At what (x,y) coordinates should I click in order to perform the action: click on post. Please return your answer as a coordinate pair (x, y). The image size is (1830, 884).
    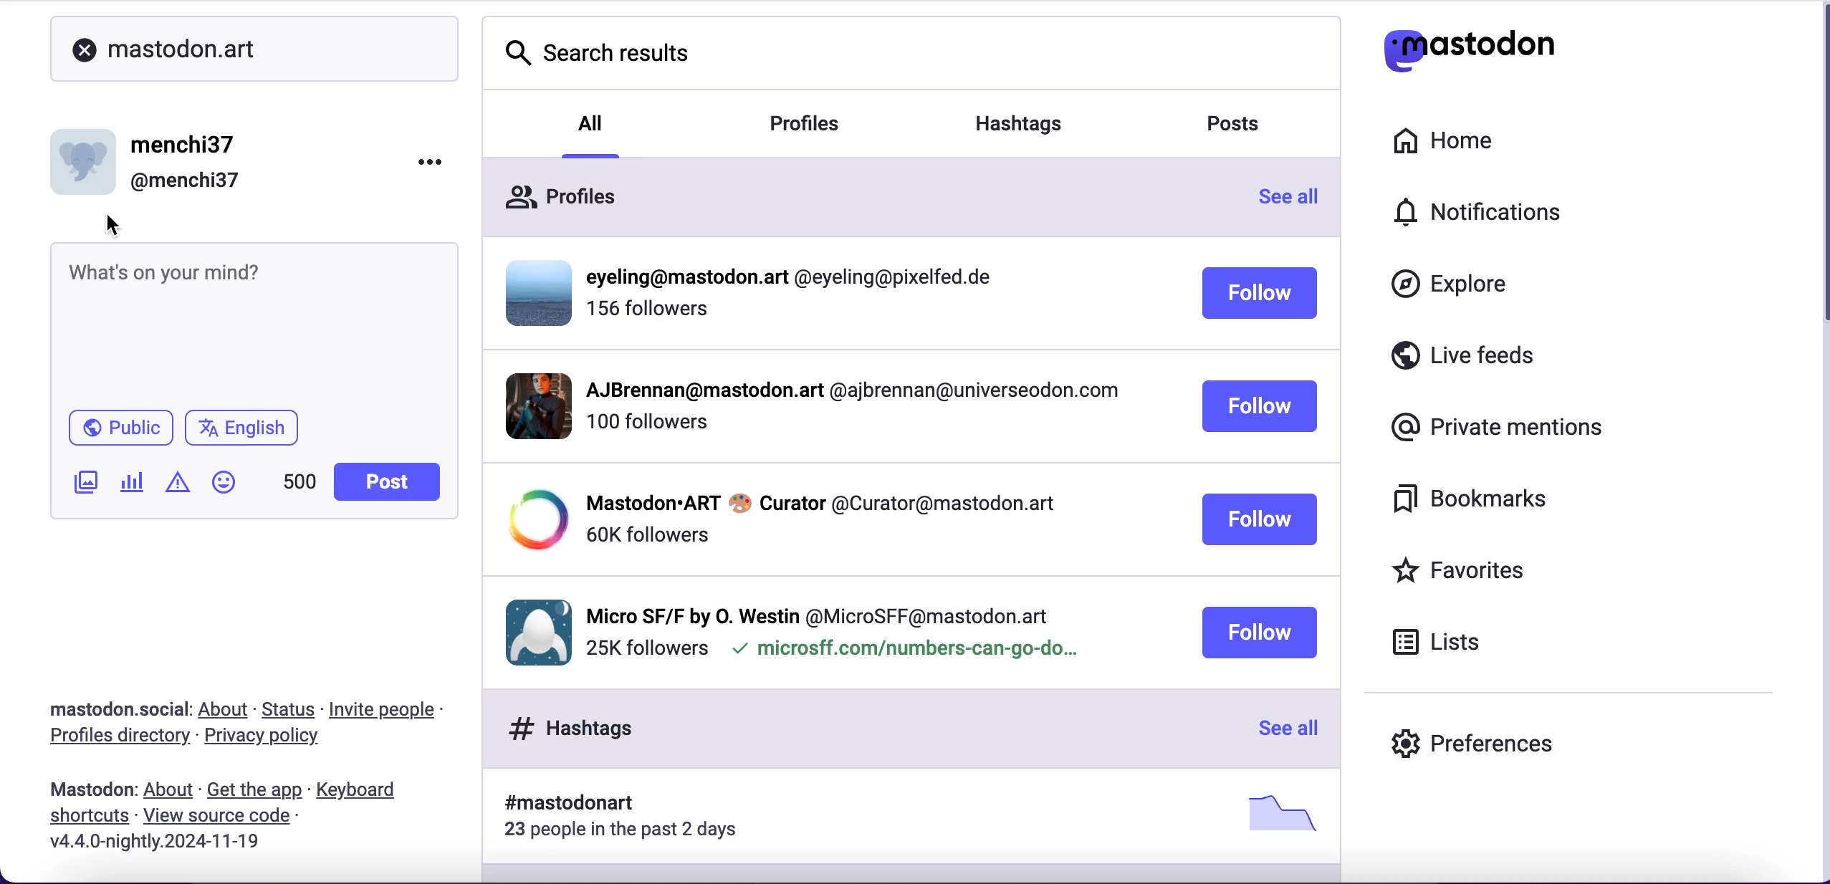
    Looking at the image, I should click on (385, 482).